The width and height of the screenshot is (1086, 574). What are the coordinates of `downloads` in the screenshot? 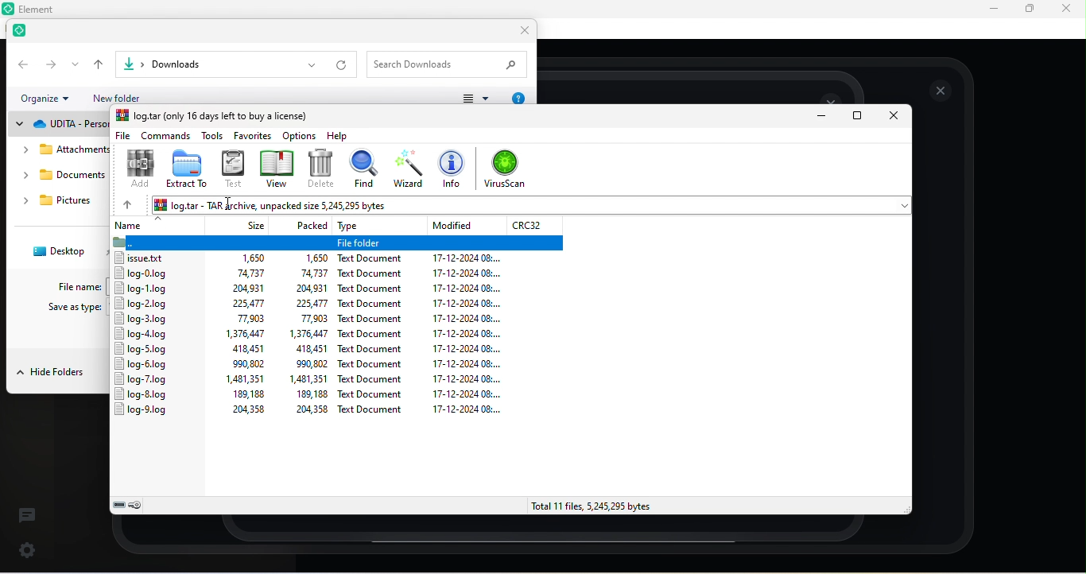 It's located at (65, 178).